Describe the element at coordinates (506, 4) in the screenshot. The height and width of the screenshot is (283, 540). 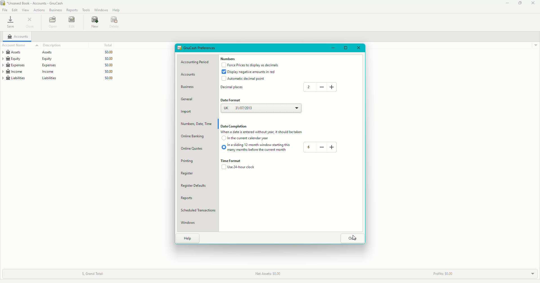
I see `Minimize` at that location.